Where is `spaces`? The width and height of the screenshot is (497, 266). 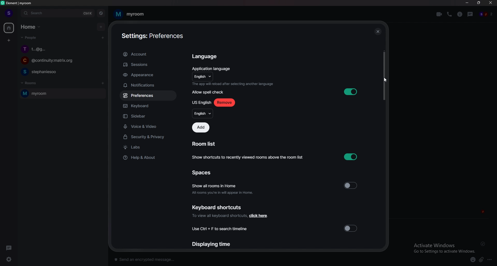 spaces is located at coordinates (202, 174).